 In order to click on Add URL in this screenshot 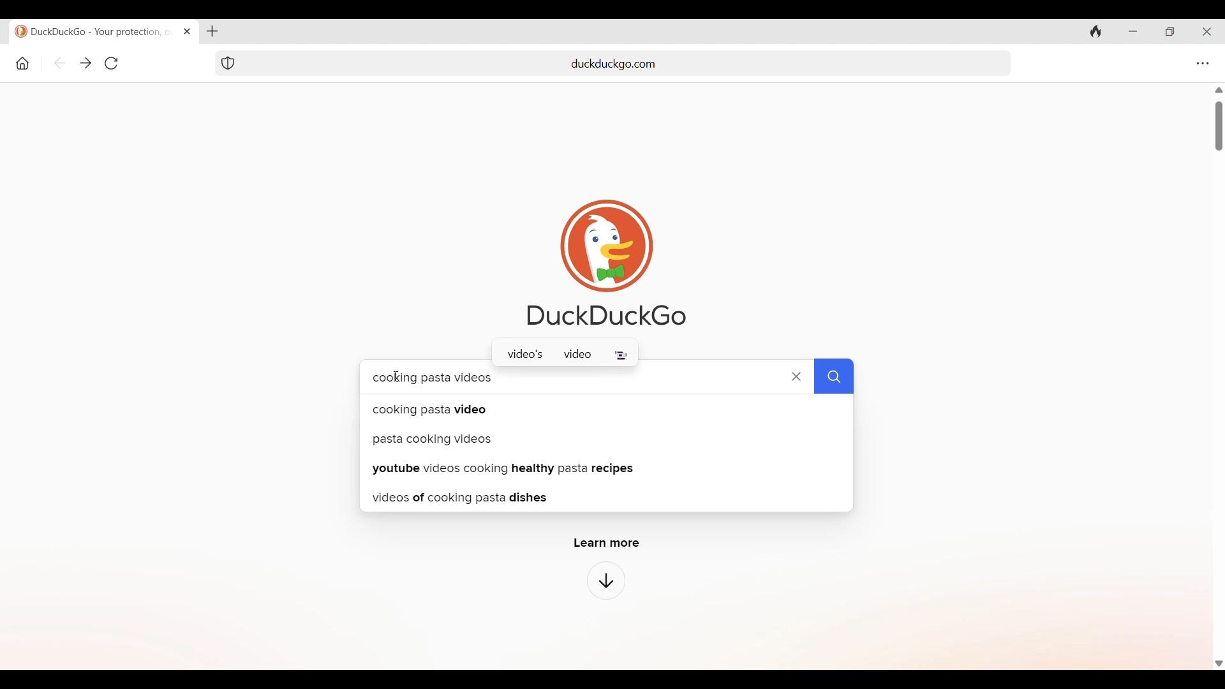, I will do `click(629, 62)`.